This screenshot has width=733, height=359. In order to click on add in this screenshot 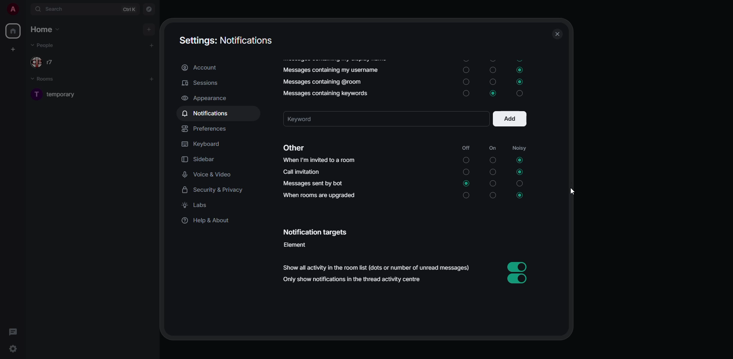, I will do `click(510, 119)`.